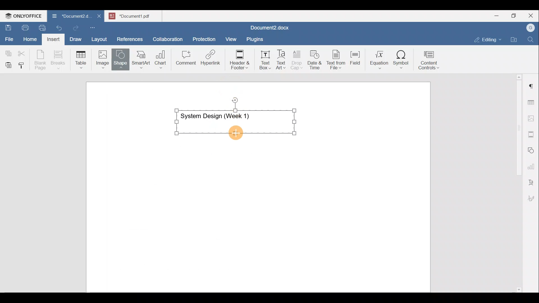 Image resolution: width=539 pixels, height=303 pixels. Describe the element at coordinates (261, 60) in the screenshot. I see `Text box` at that location.